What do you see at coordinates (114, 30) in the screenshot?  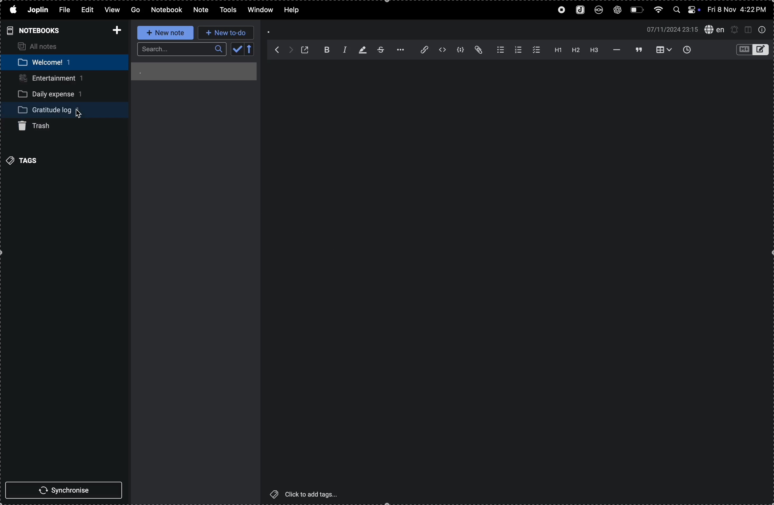 I see `add` at bounding box center [114, 30].